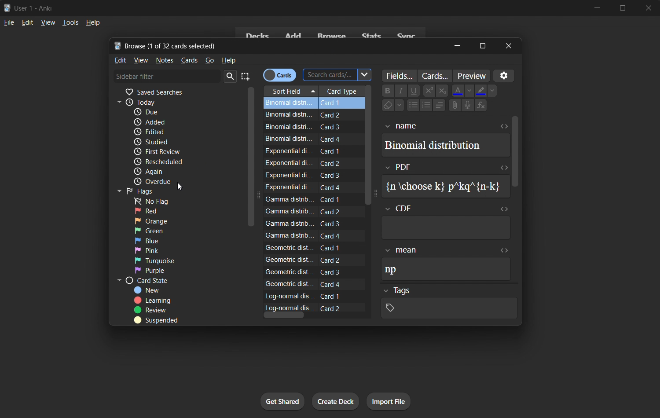 This screenshot has height=418, width=660. What do you see at coordinates (312, 91) in the screenshot?
I see `Drop down` at bounding box center [312, 91].